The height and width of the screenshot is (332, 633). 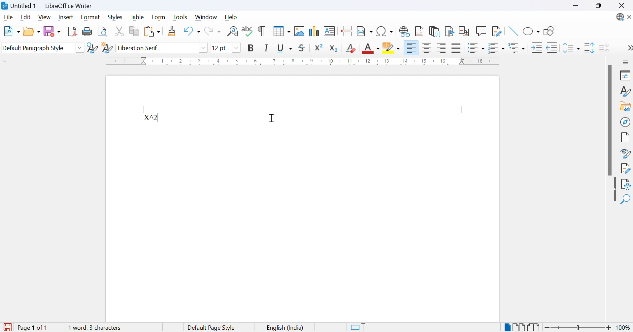 I want to click on Properties, so click(x=626, y=76).